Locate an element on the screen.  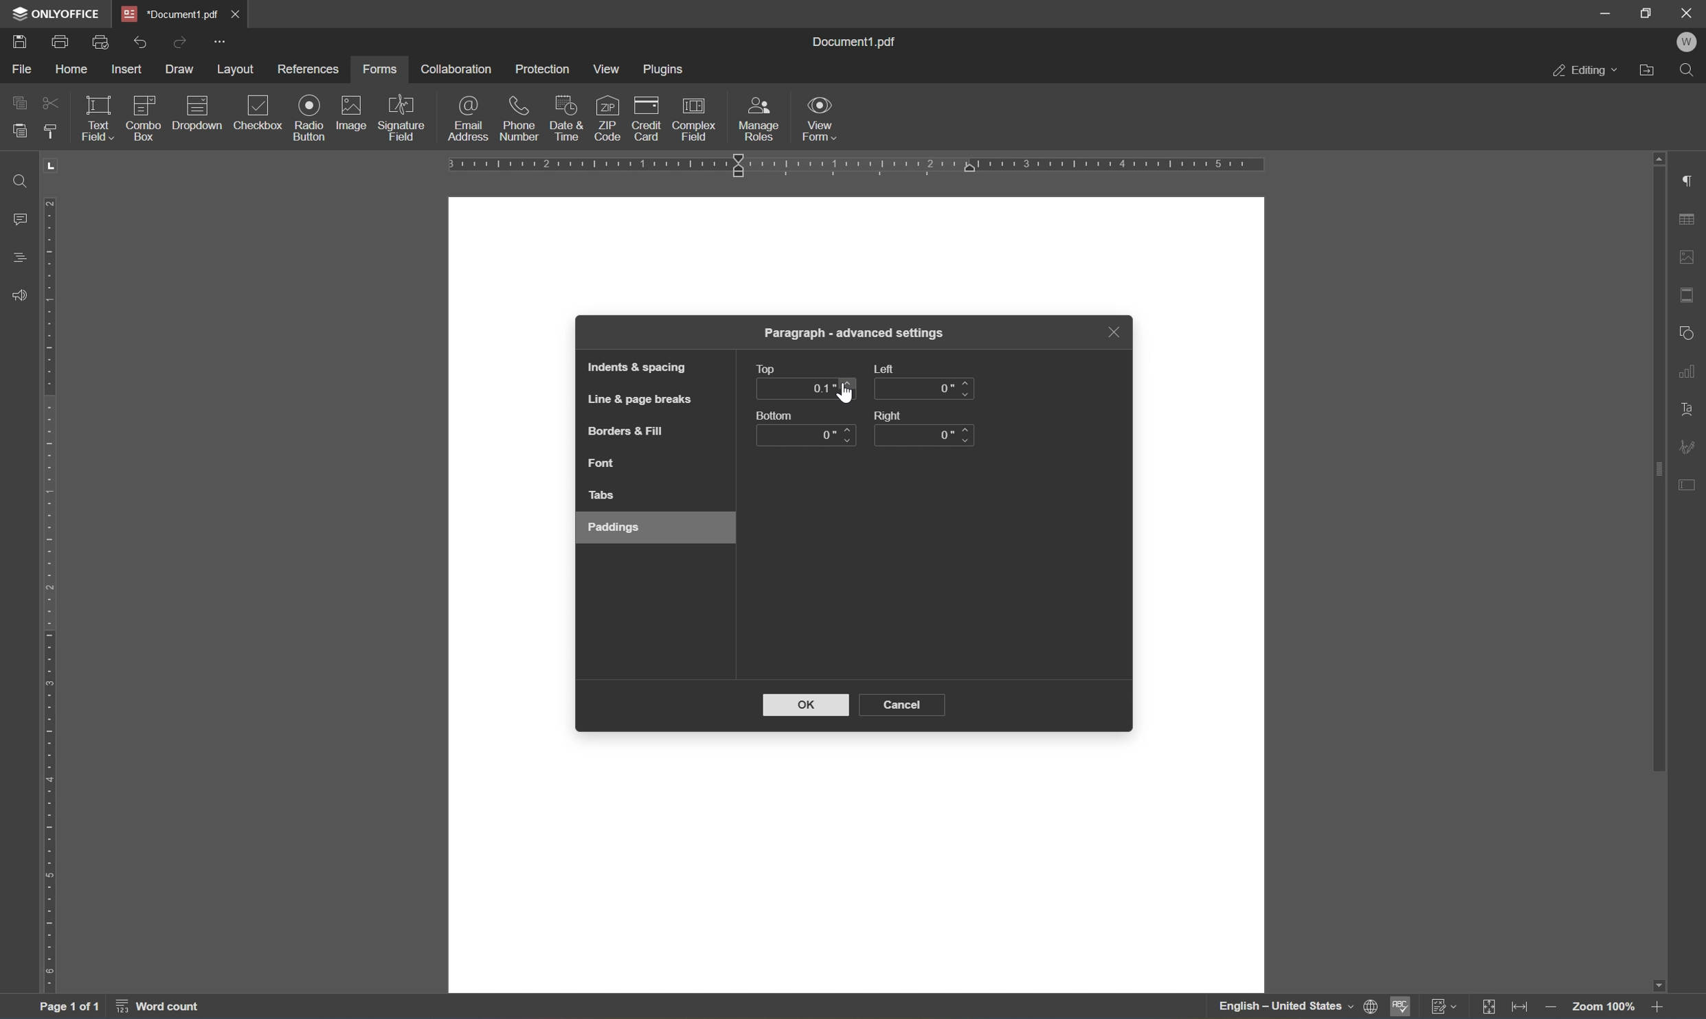
fit to width is located at coordinates (1525, 1007).